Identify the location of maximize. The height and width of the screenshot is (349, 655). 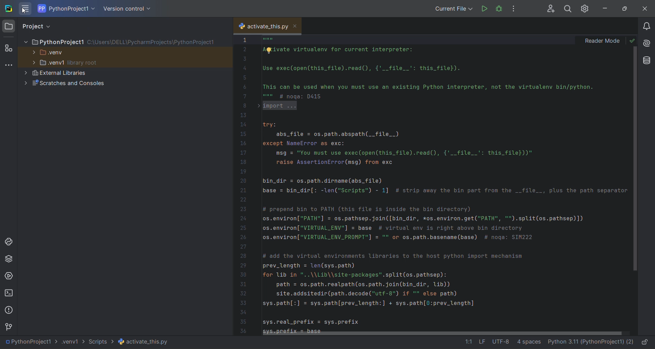
(622, 8).